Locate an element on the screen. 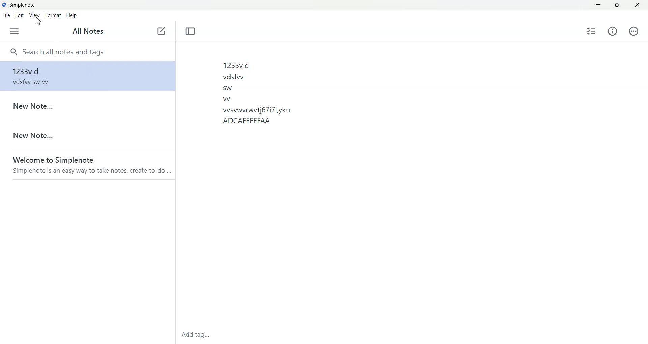 The height and width of the screenshot is (344, 648). Format is located at coordinates (53, 16).